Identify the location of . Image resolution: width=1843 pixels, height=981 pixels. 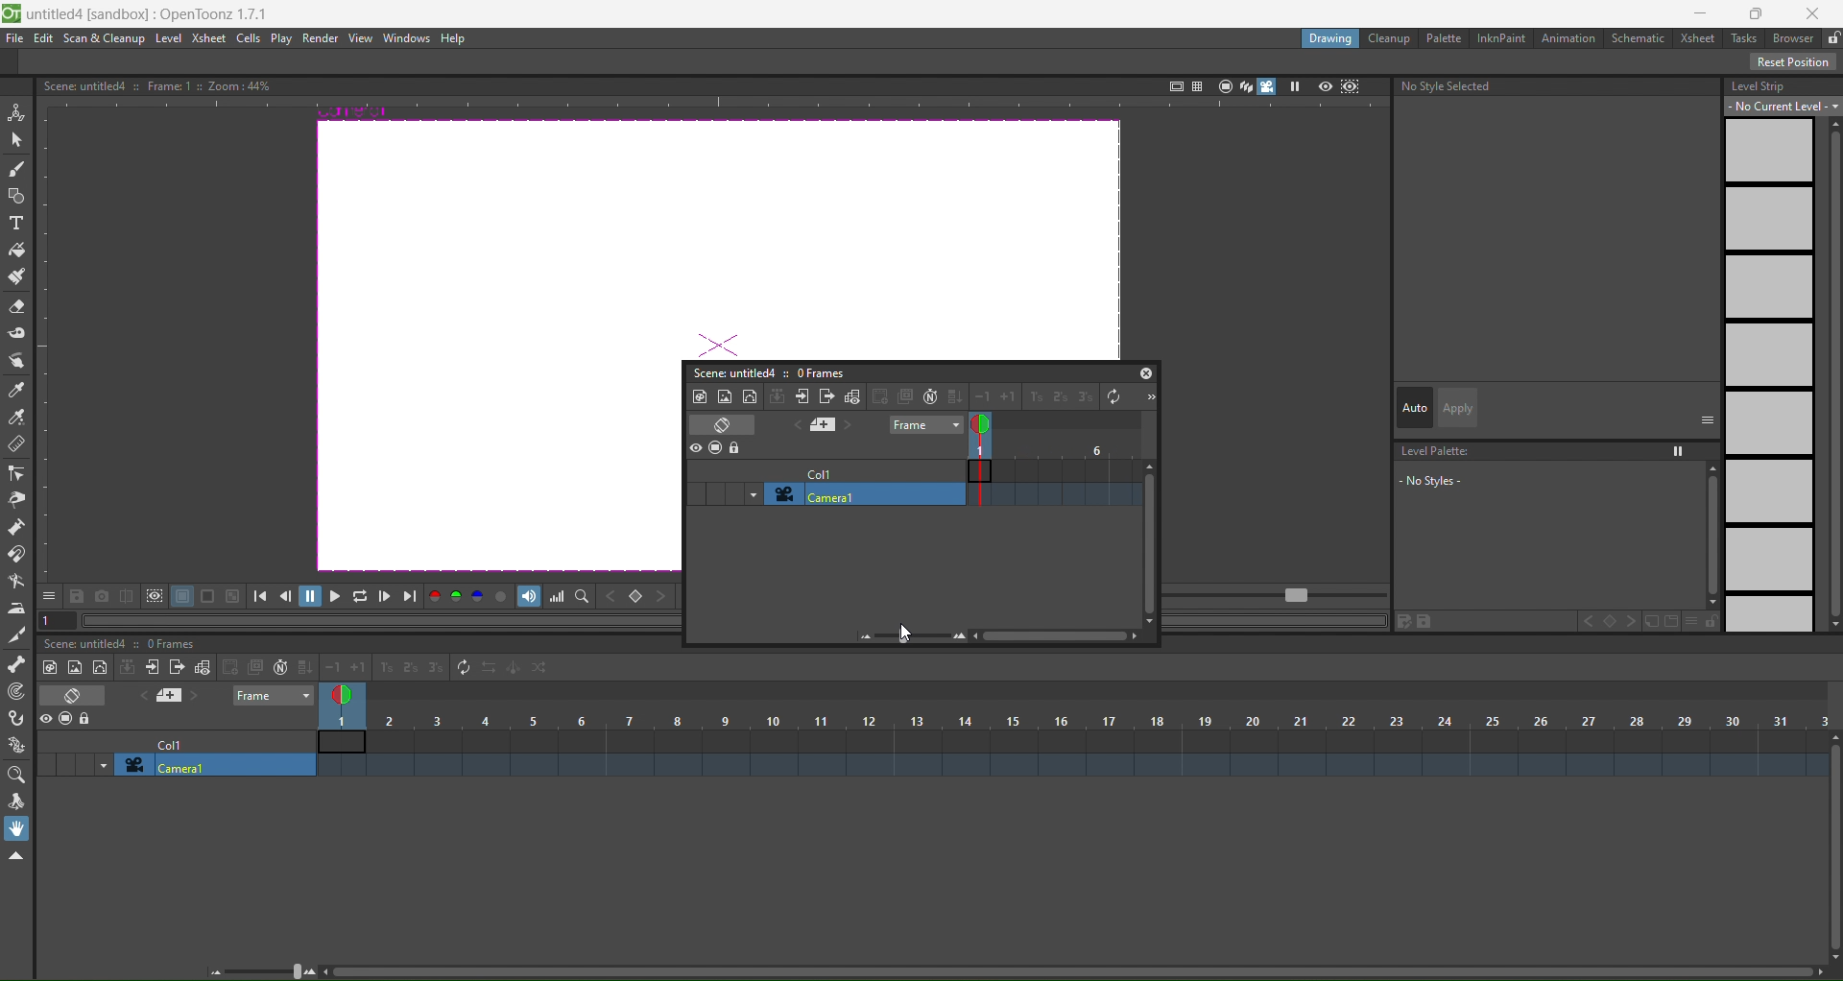
(17, 802).